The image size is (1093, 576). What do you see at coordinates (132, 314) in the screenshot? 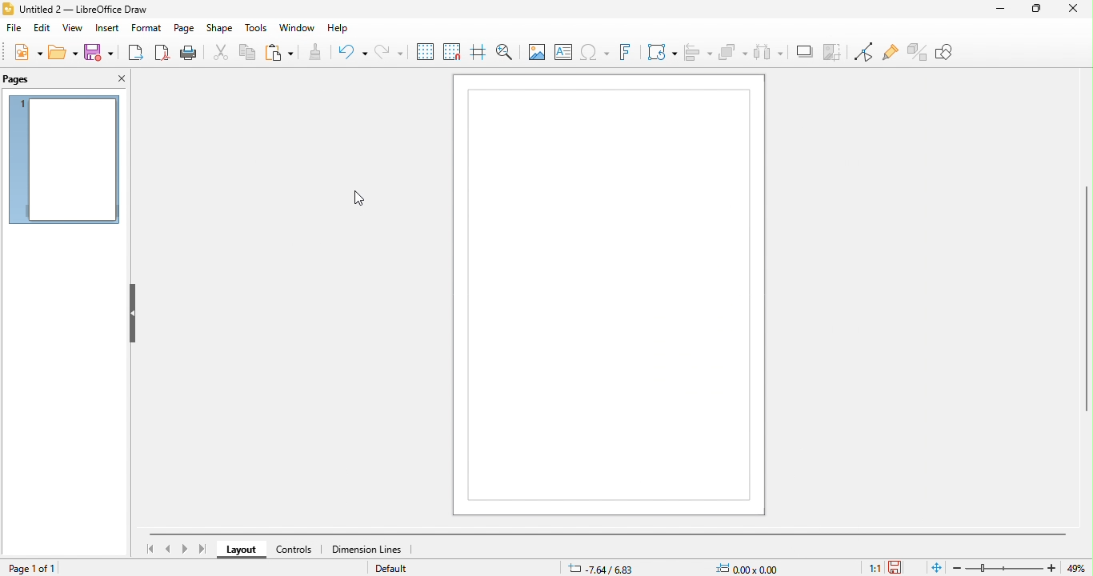
I see `hide` at bounding box center [132, 314].